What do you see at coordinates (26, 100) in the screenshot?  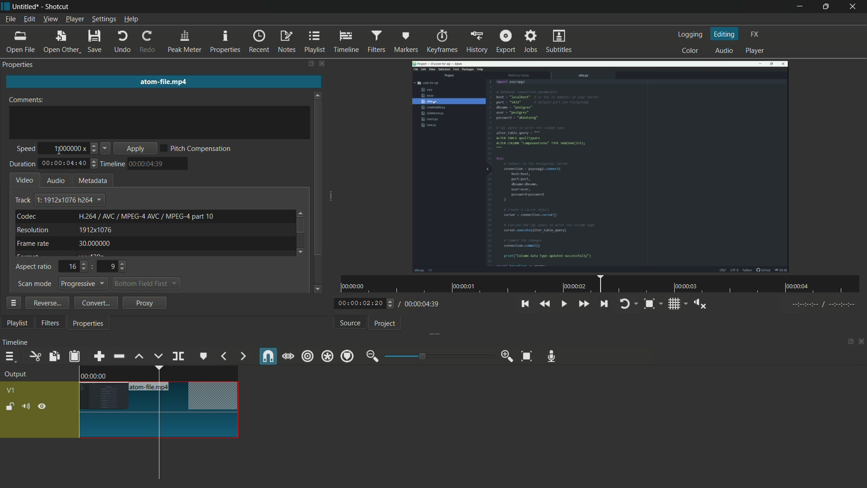 I see `comments` at bounding box center [26, 100].